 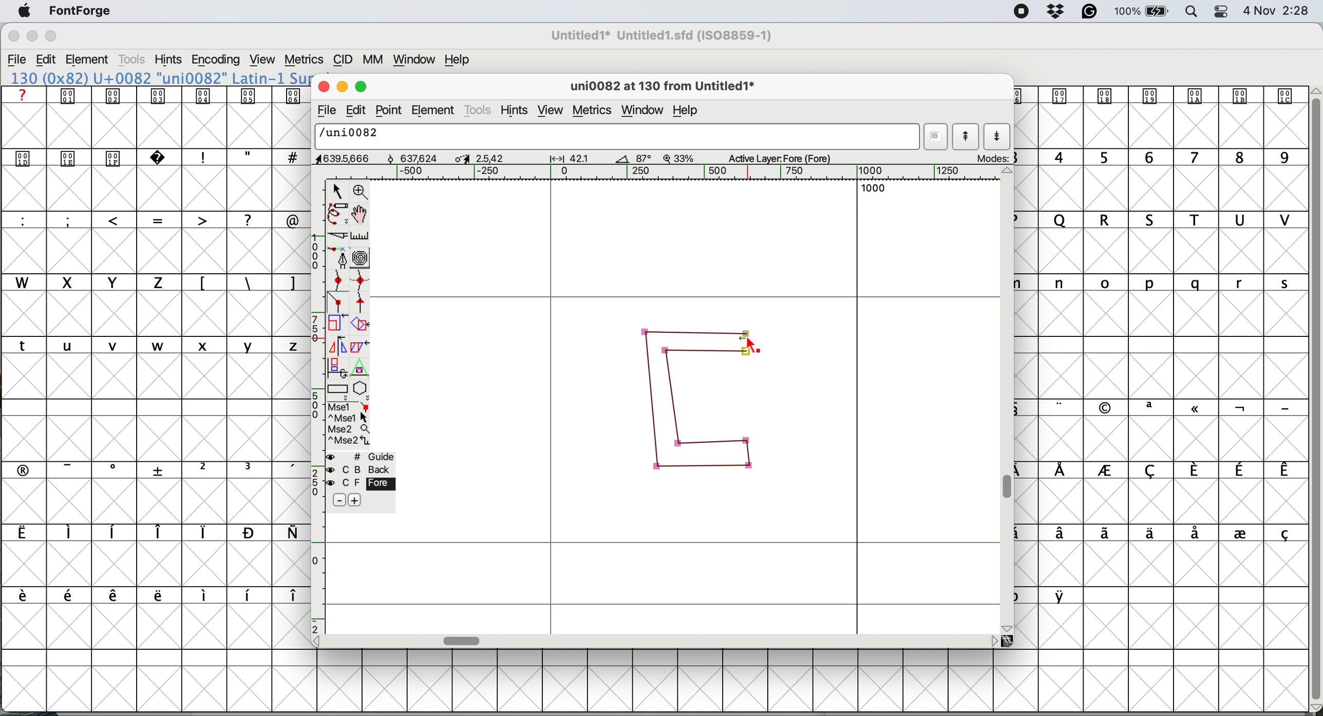 What do you see at coordinates (160, 596) in the screenshot?
I see `symbols` at bounding box center [160, 596].